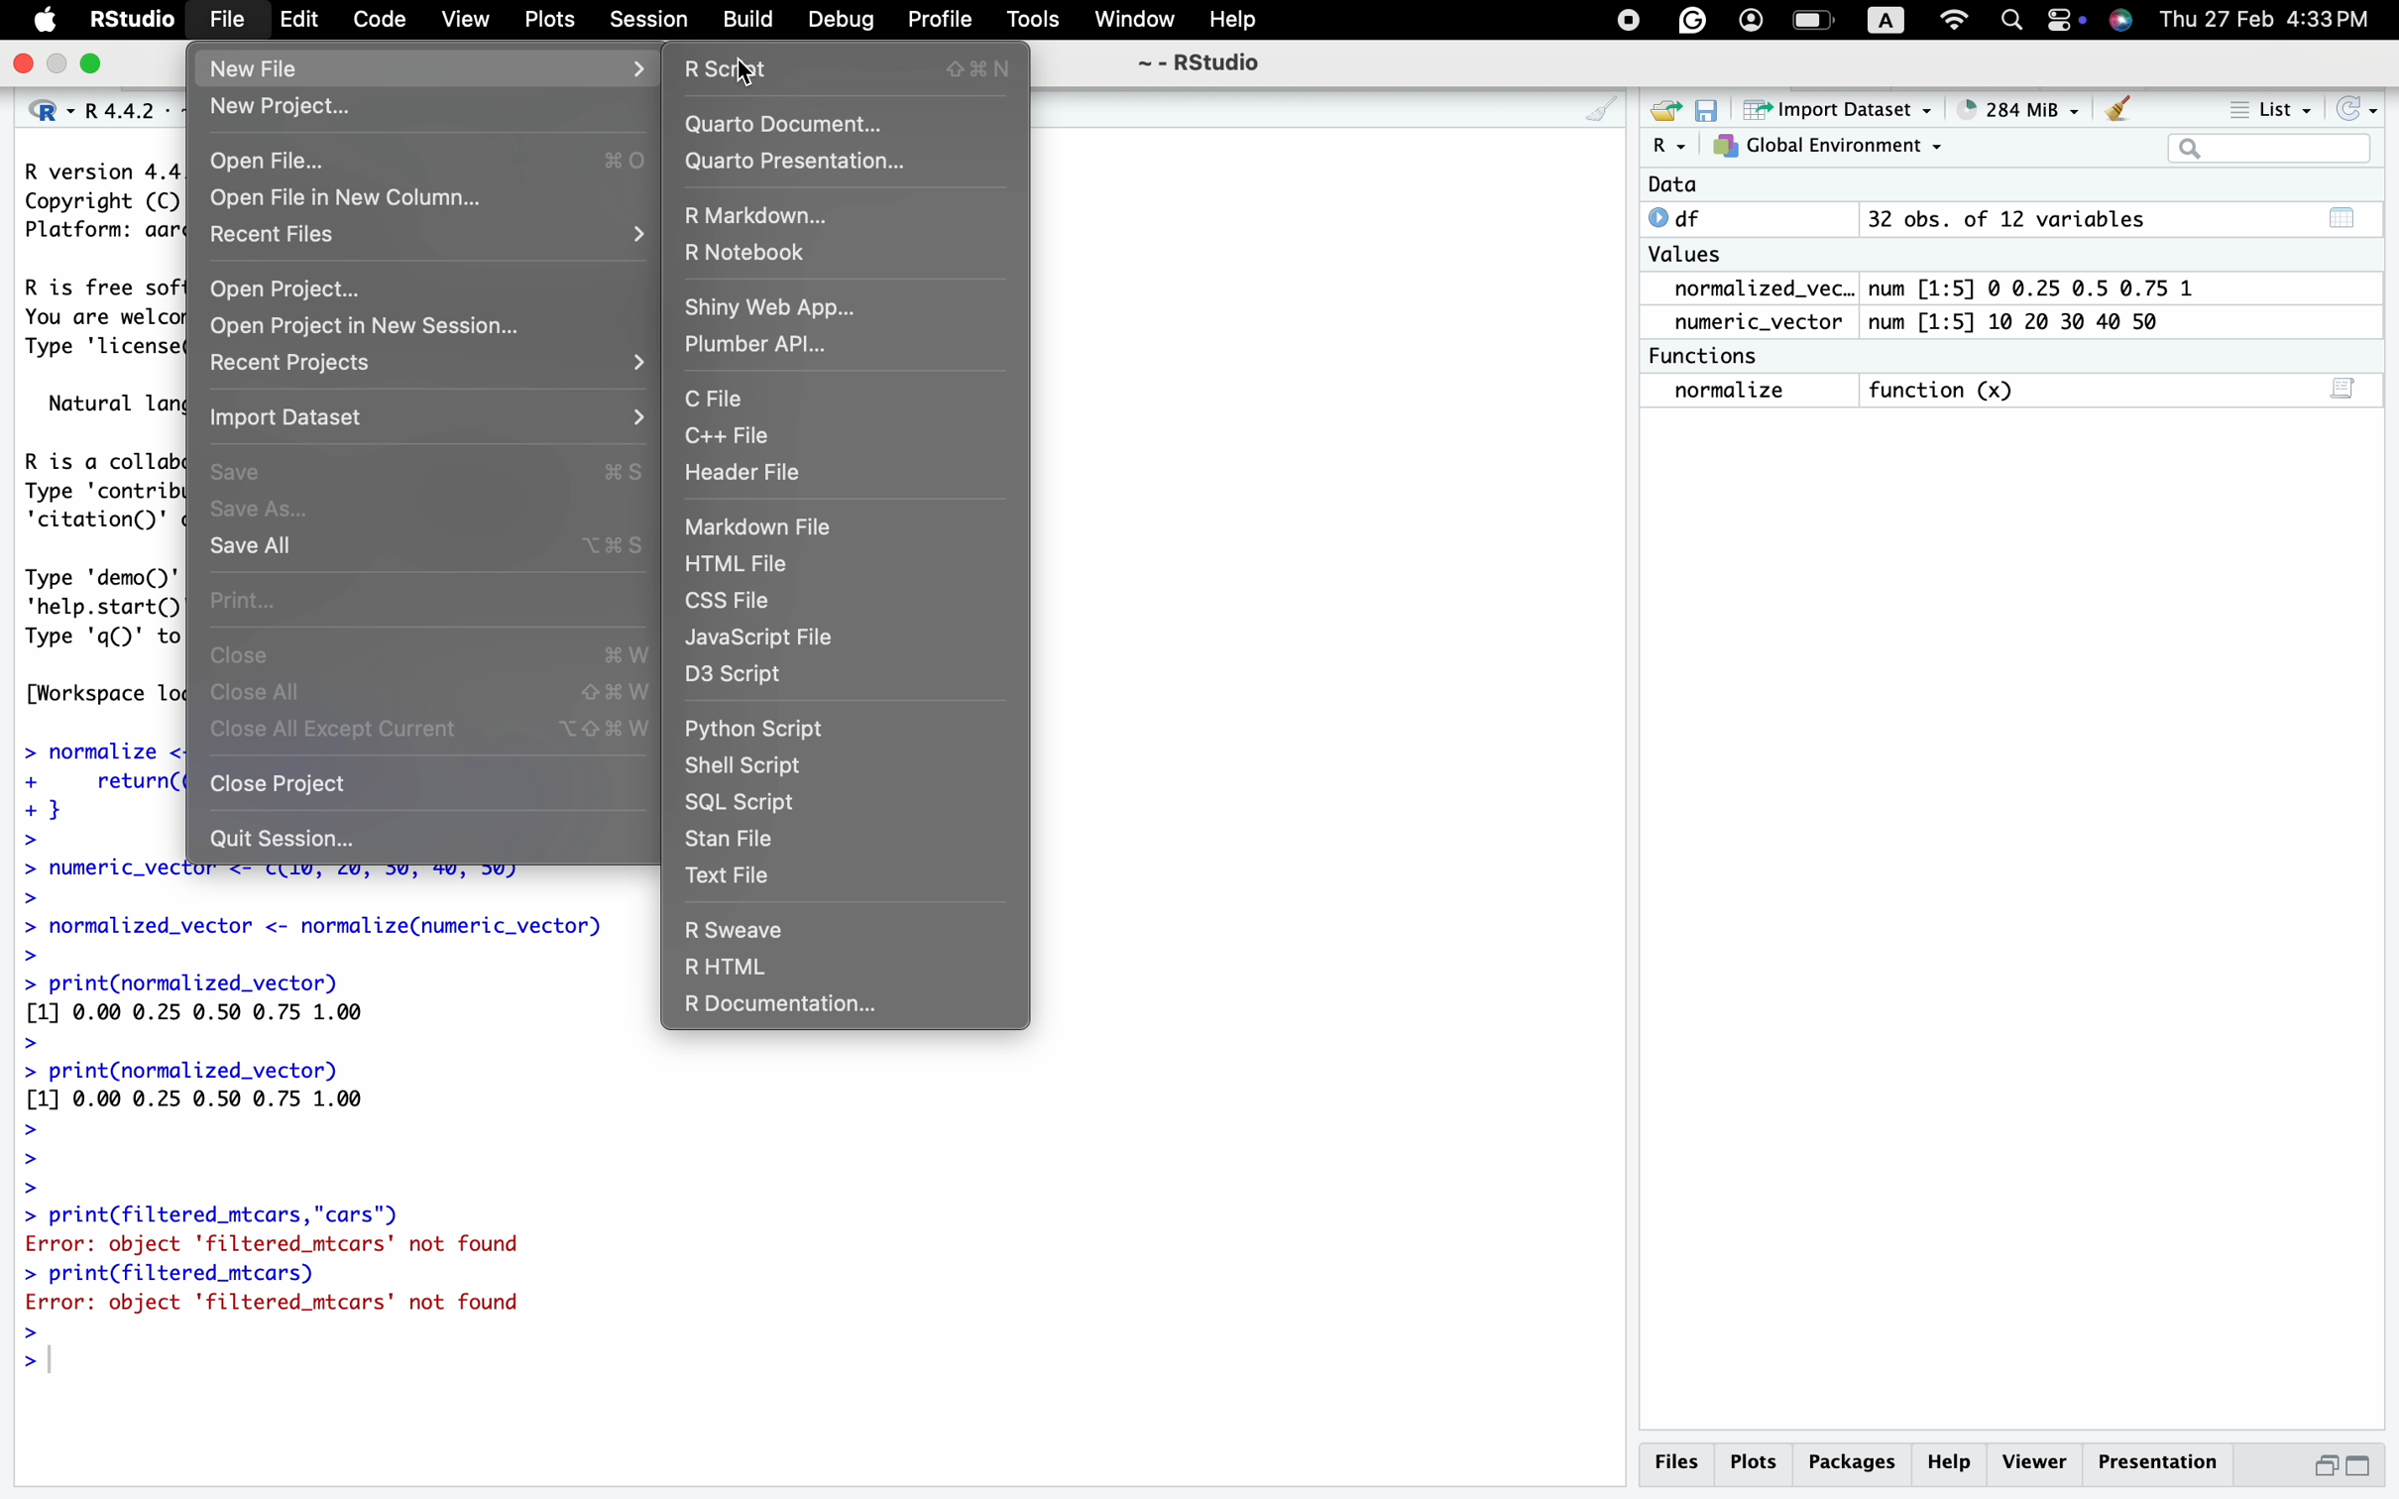 This screenshot has width=2399, height=1499. I want to click on R, so click(1666, 149).